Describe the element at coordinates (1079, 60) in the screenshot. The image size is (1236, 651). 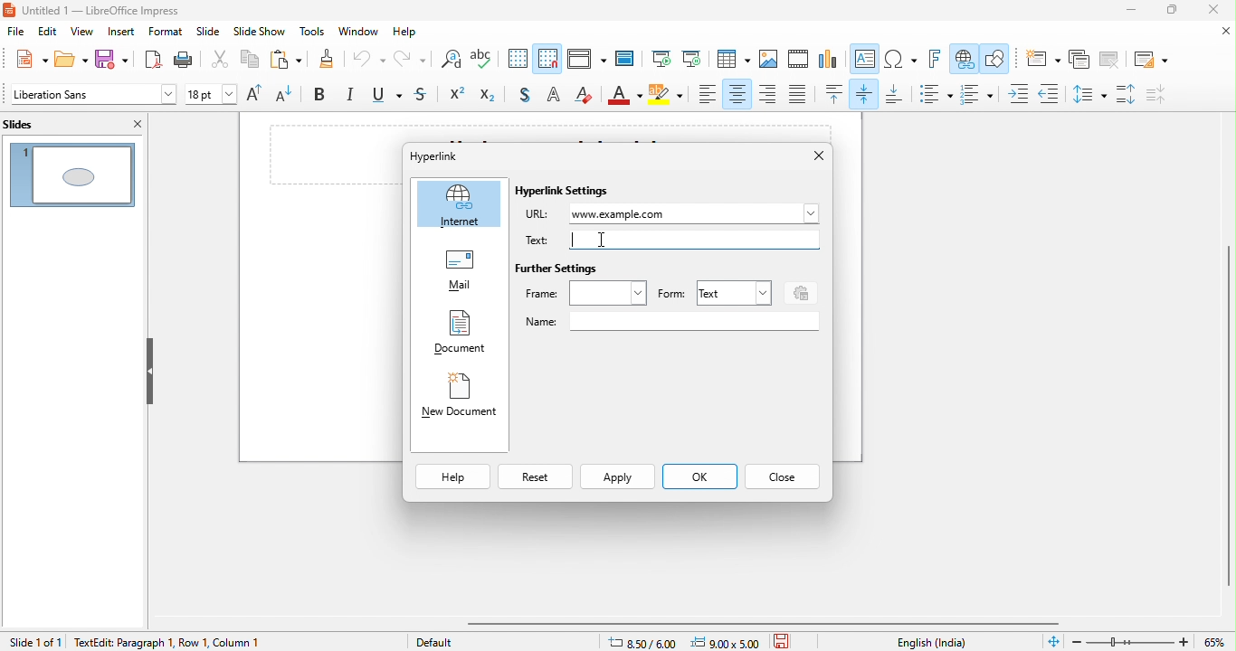
I see `duplicate slide` at that location.